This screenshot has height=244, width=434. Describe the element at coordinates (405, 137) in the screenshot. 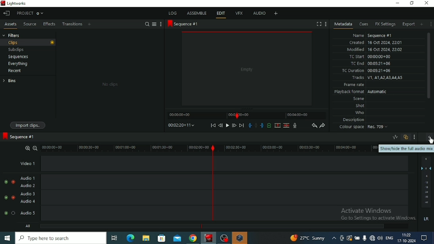

I see `Toggle auto track sync` at that location.